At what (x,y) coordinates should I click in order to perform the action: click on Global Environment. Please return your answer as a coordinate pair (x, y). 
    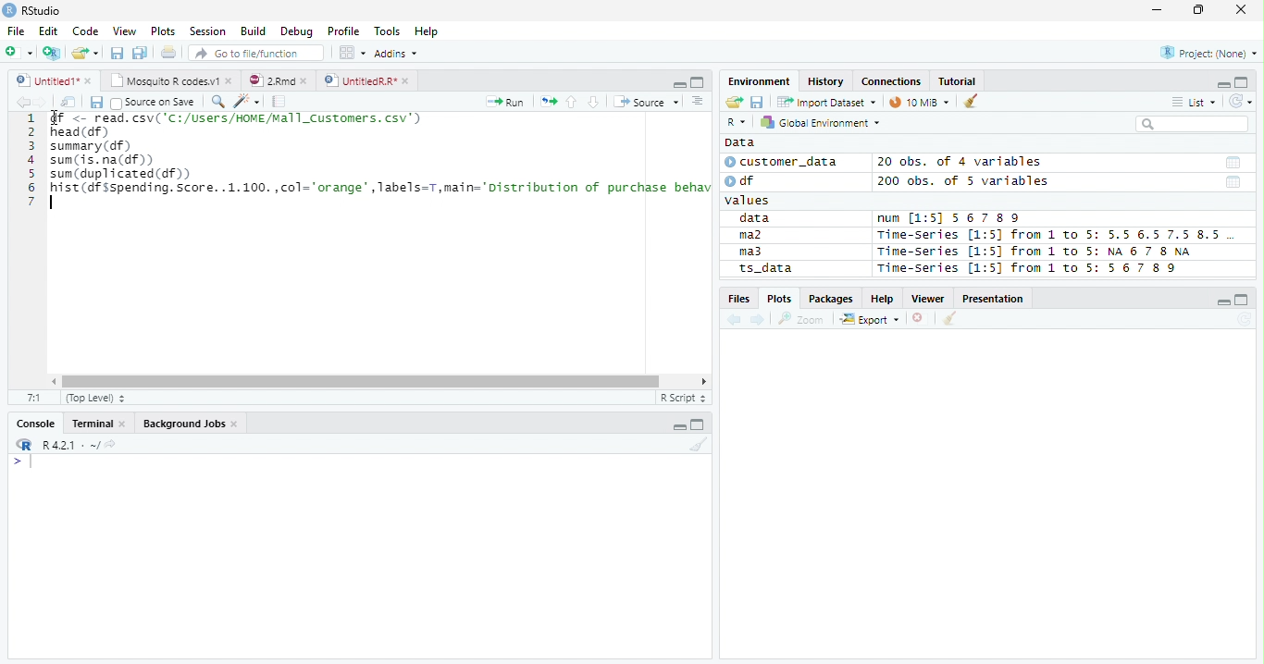
    Looking at the image, I should click on (821, 122).